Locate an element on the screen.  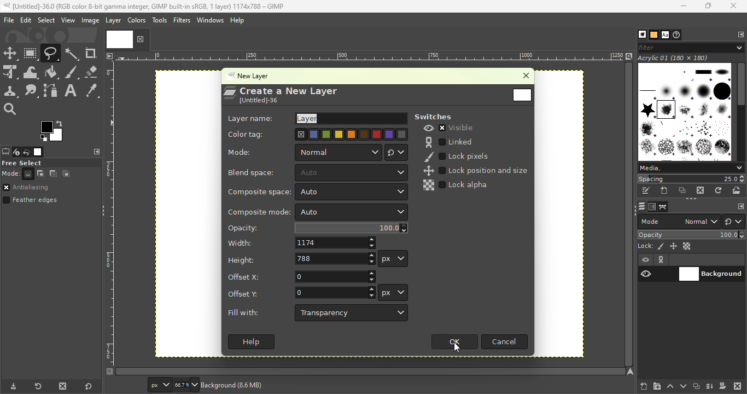
Document history is located at coordinates (678, 34).